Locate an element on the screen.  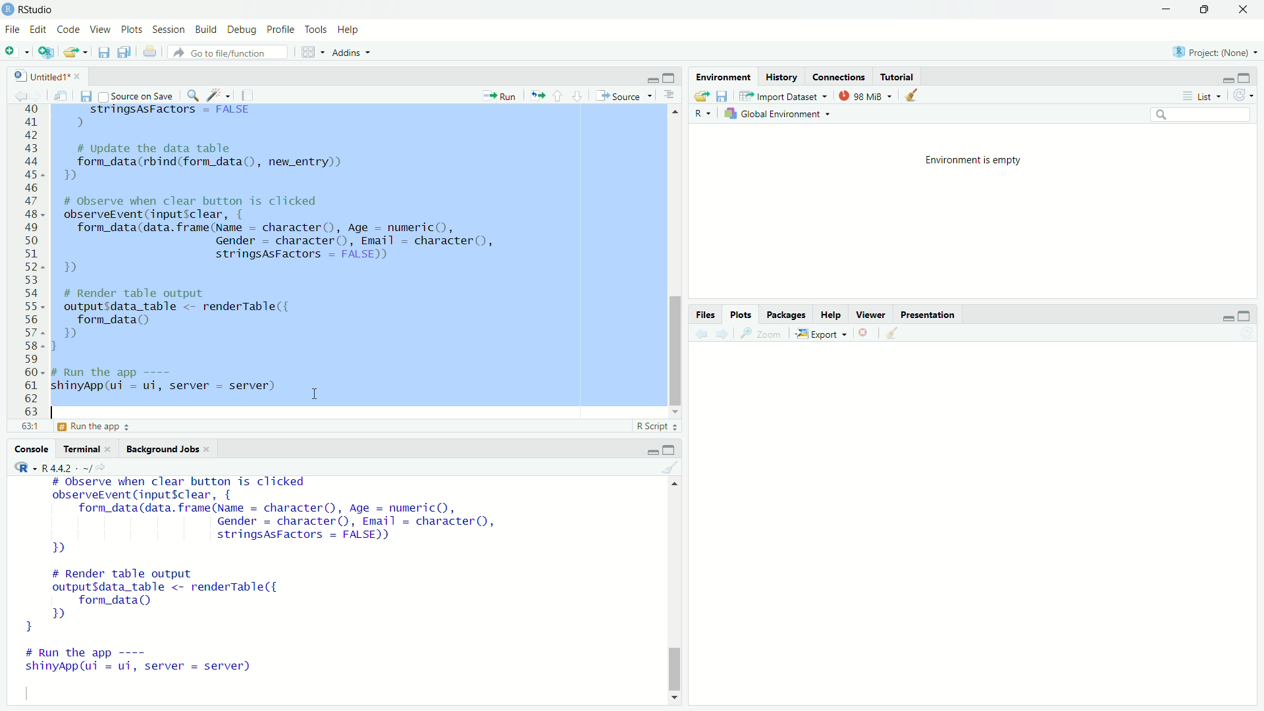
re-run the previous code region is located at coordinates (535, 95).